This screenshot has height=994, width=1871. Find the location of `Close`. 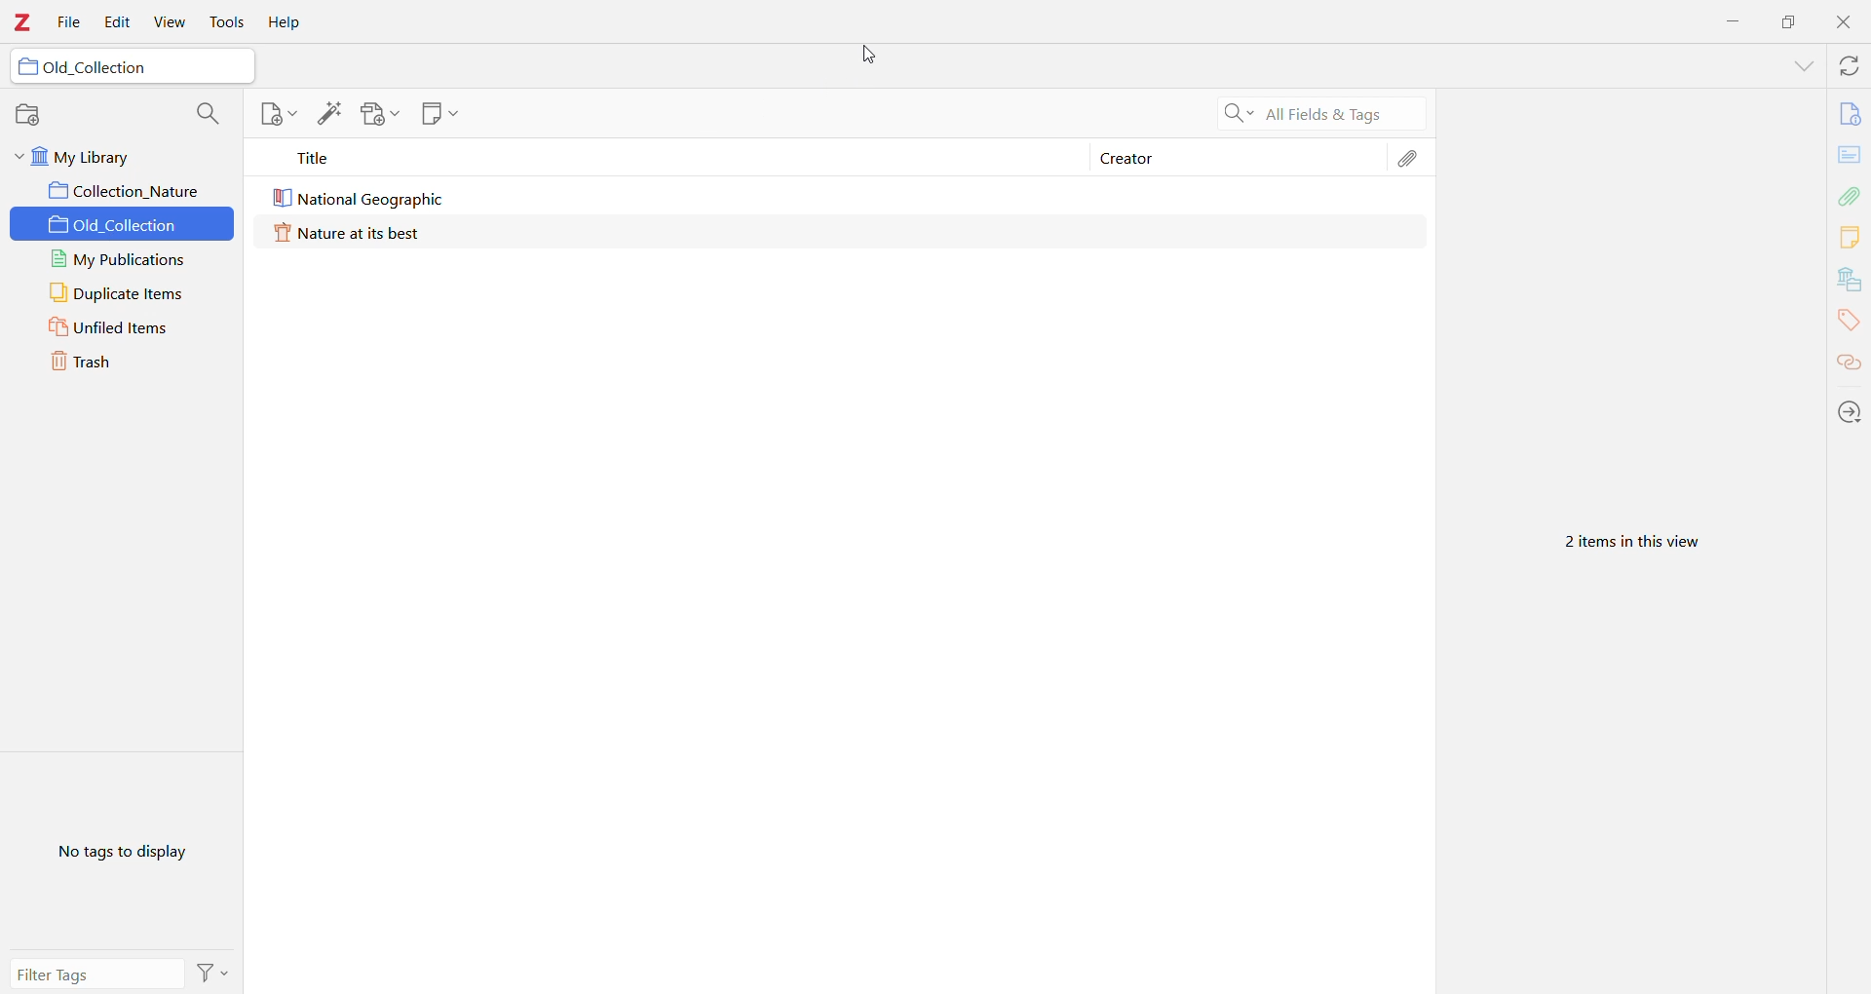

Close is located at coordinates (1843, 23).